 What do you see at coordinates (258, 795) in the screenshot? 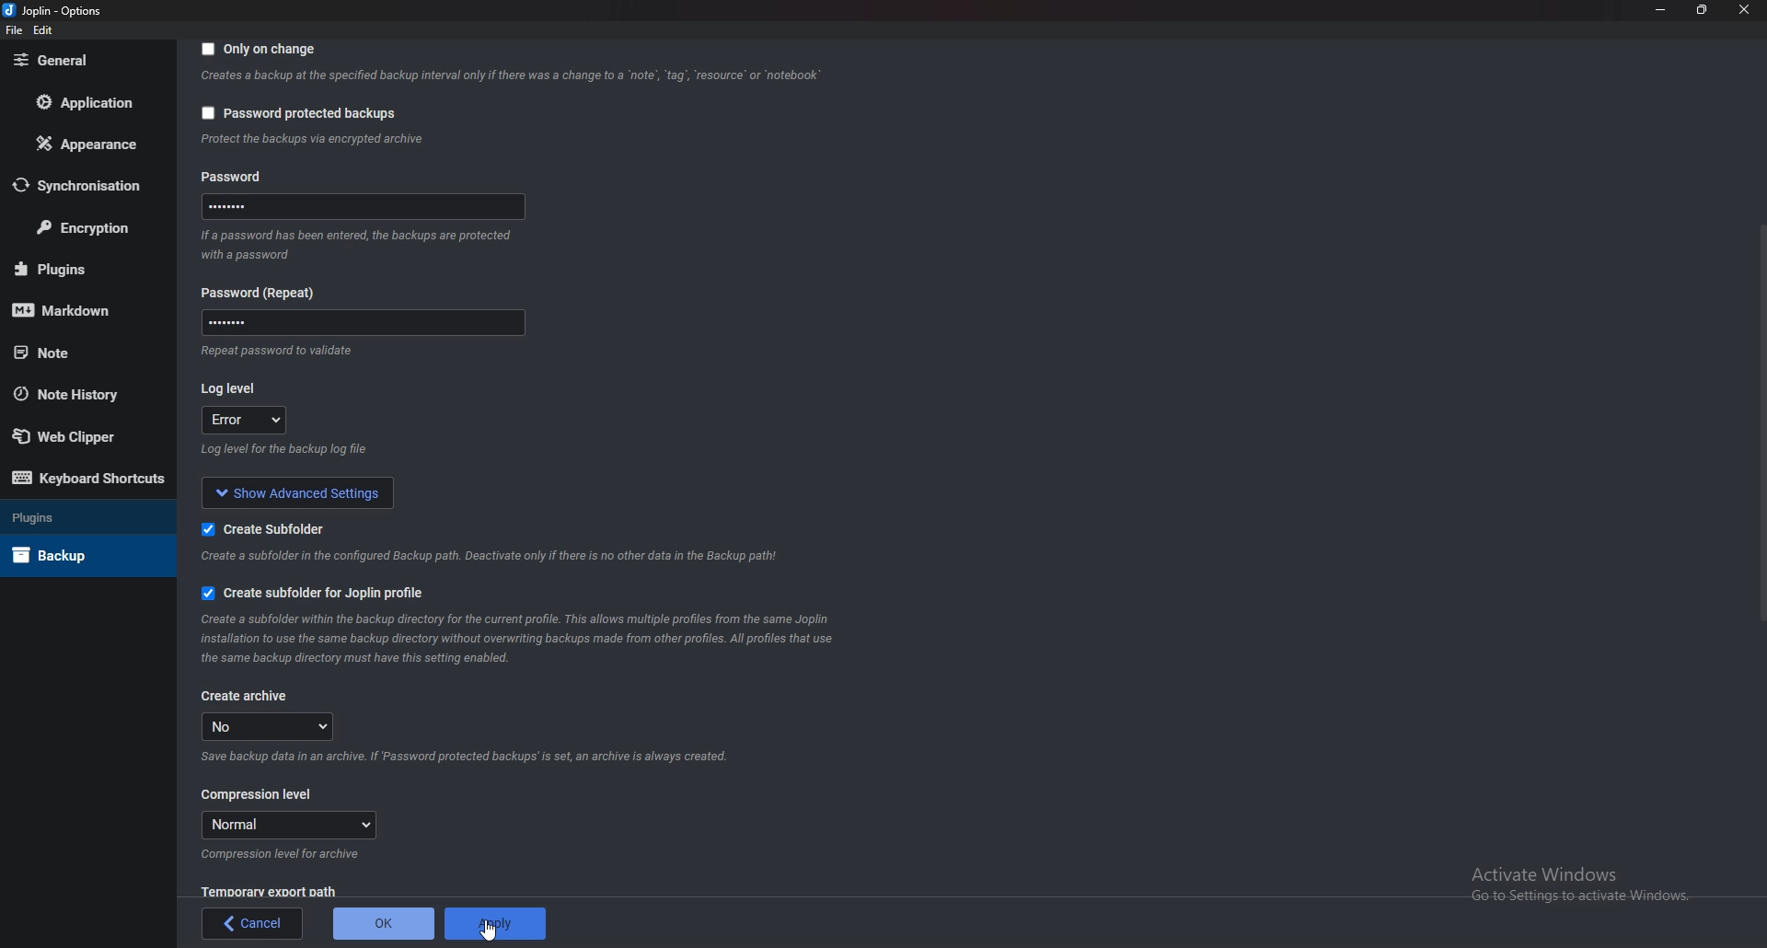
I see `Compression level` at bounding box center [258, 795].